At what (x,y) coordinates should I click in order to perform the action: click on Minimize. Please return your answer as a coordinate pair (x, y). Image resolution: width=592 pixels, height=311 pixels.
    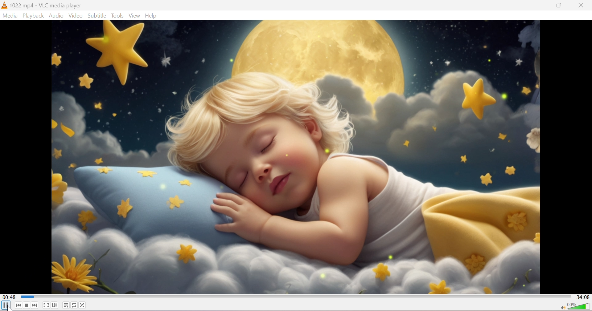
    Looking at the image, I should click on (537, 6).